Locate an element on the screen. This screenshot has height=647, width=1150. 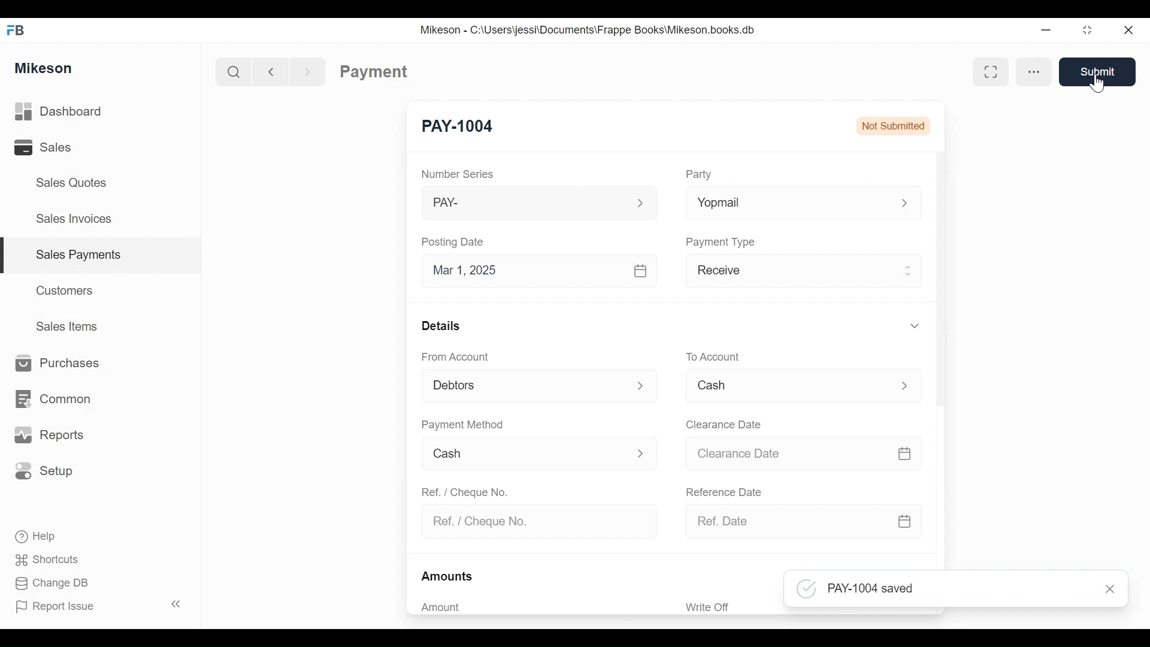
Minimize is located at coordinates (1046, 32).